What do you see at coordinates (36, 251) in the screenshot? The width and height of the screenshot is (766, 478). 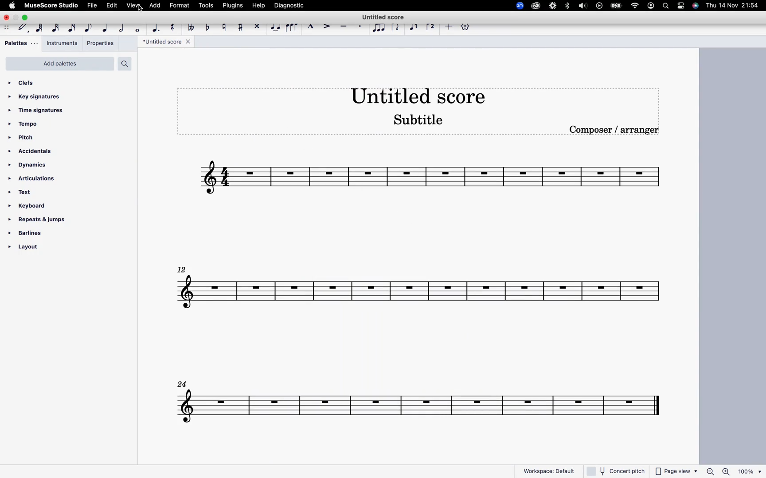 I see `layout` at bounding box center [36, 251].